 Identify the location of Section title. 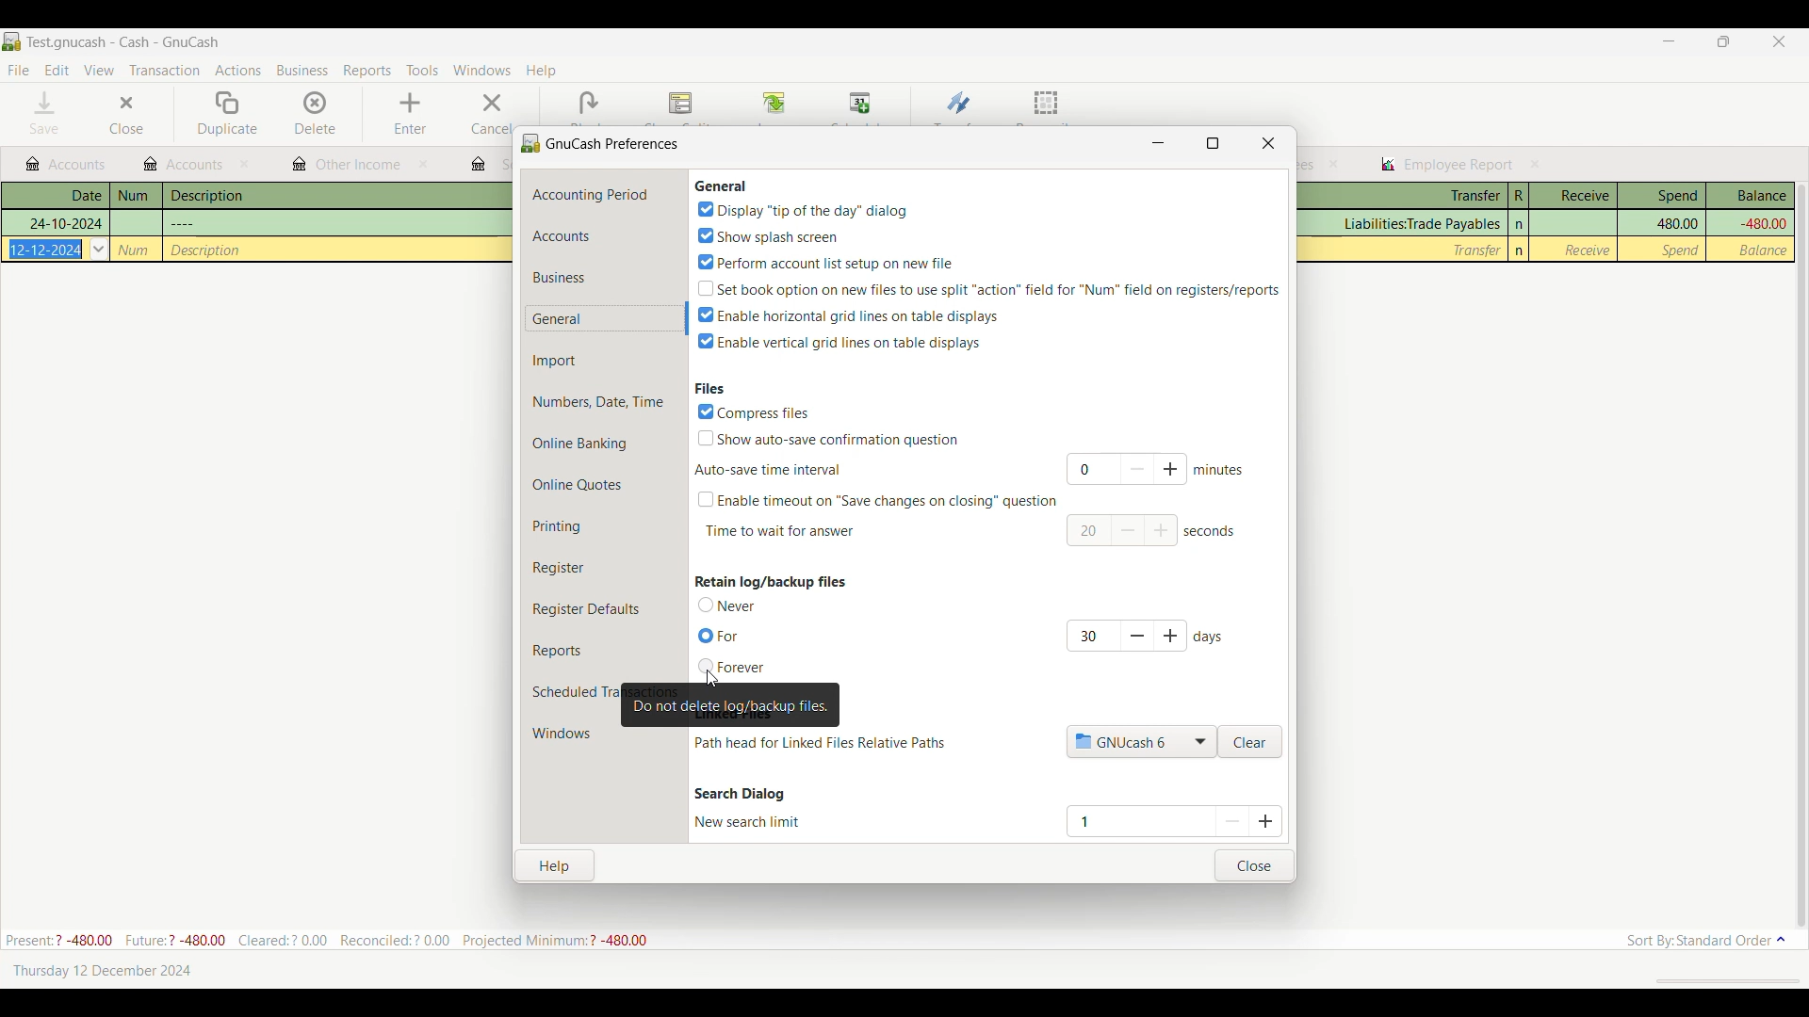
(721, 186).